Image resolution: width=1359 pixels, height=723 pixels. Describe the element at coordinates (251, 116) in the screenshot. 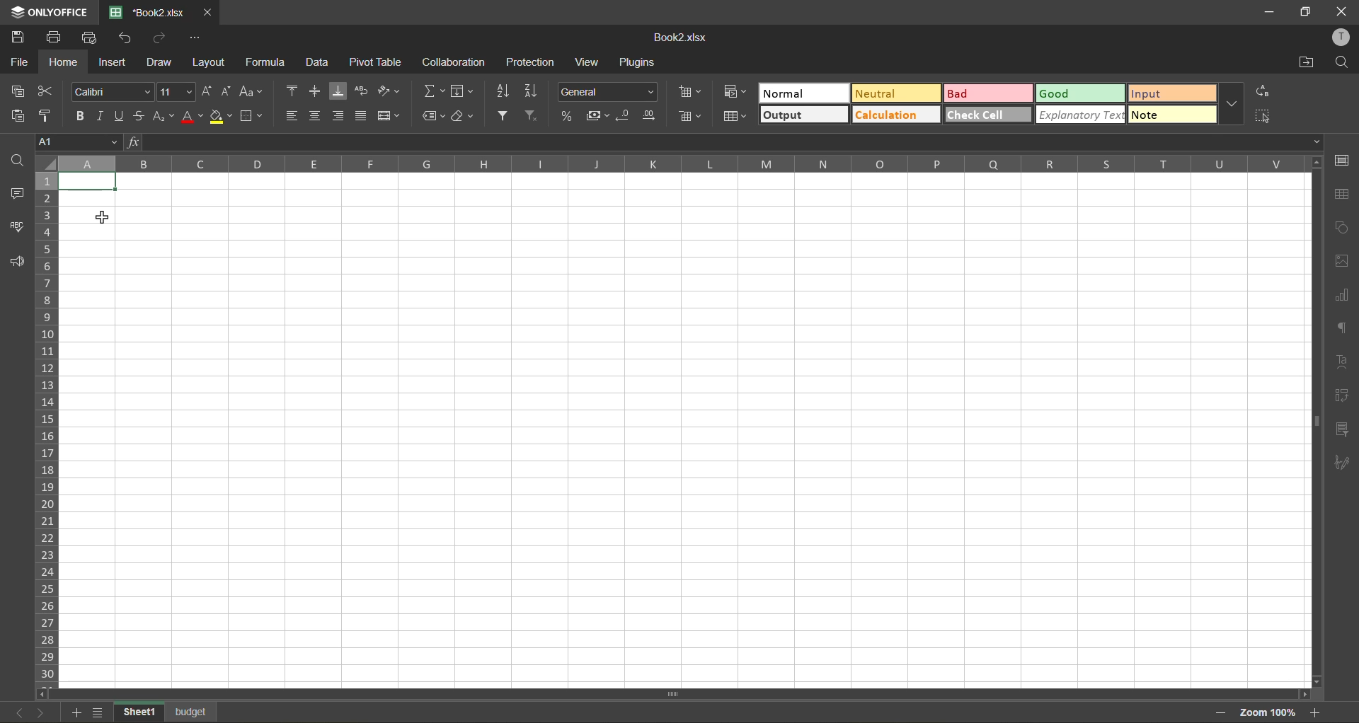

I see `borders` at that location.